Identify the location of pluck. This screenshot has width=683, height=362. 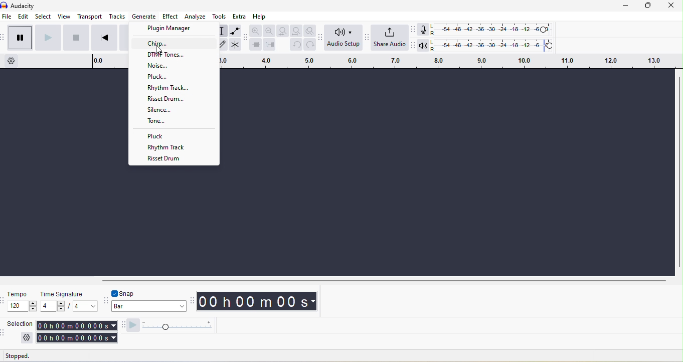
(158, 77).